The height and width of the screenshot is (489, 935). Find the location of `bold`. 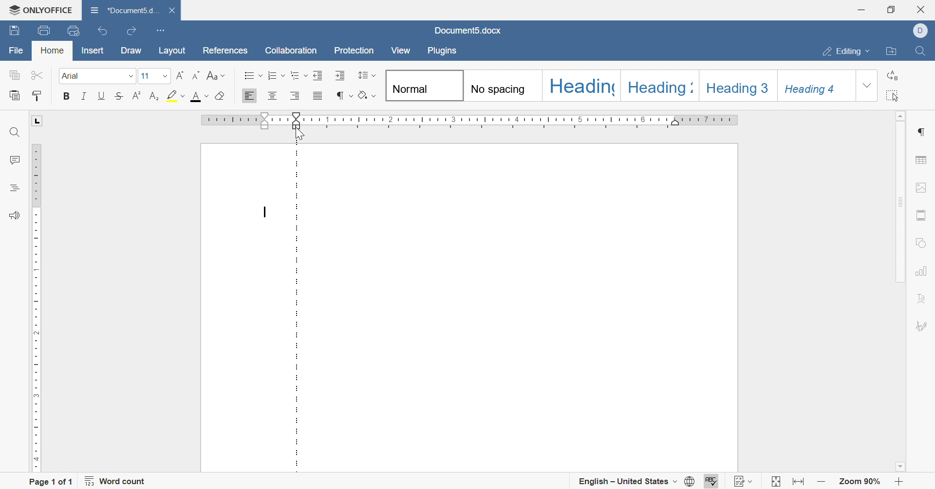

bold is located at coordinates (65, 95).